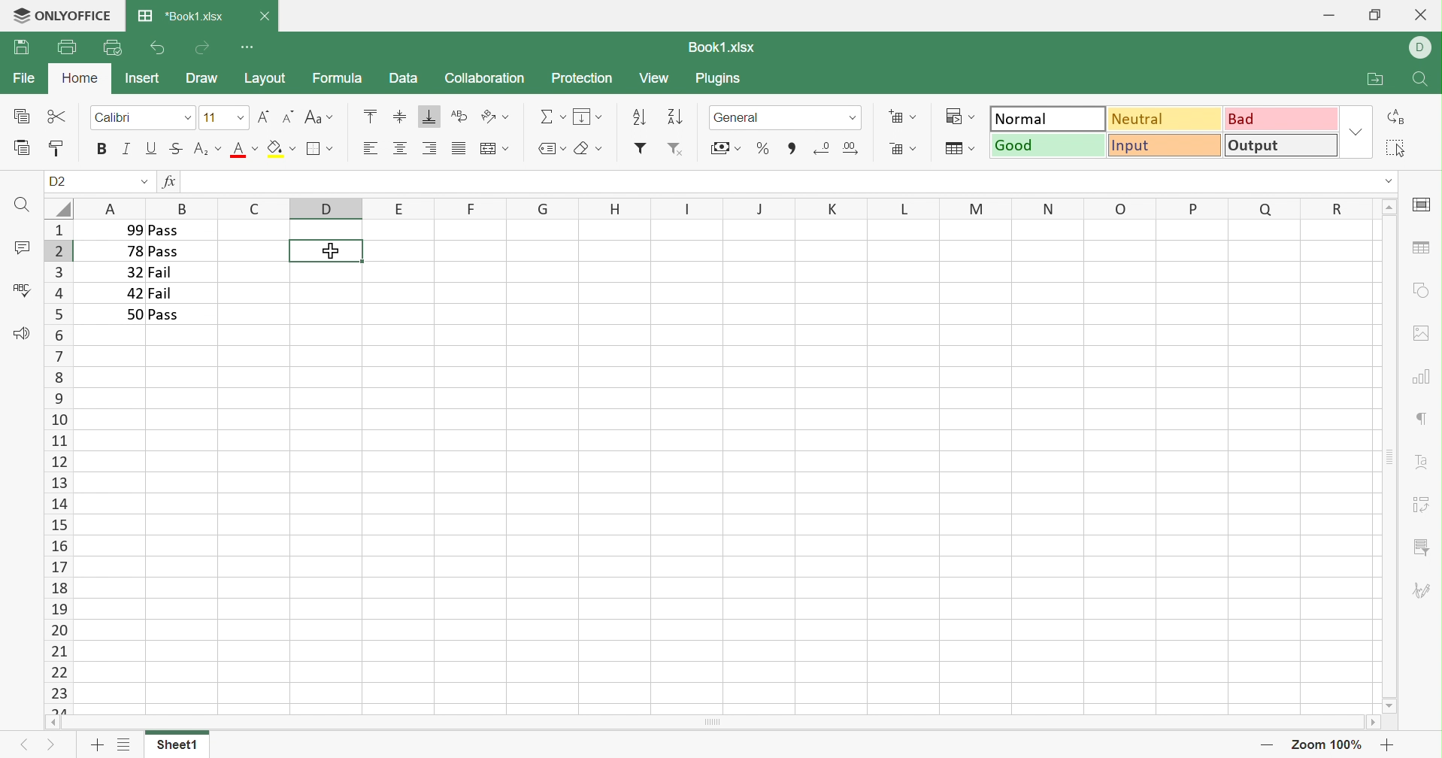 The height and width of the screenshot is (758, 1442). I want to click on Cursor, so click(329, 250).